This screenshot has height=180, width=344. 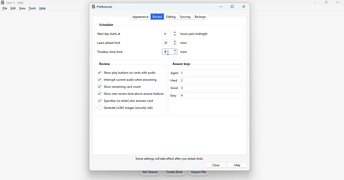 What do you see at coordinates (111, 52) in the screenshot?
I see `timebox time limit` at bounding box center [111, 52].